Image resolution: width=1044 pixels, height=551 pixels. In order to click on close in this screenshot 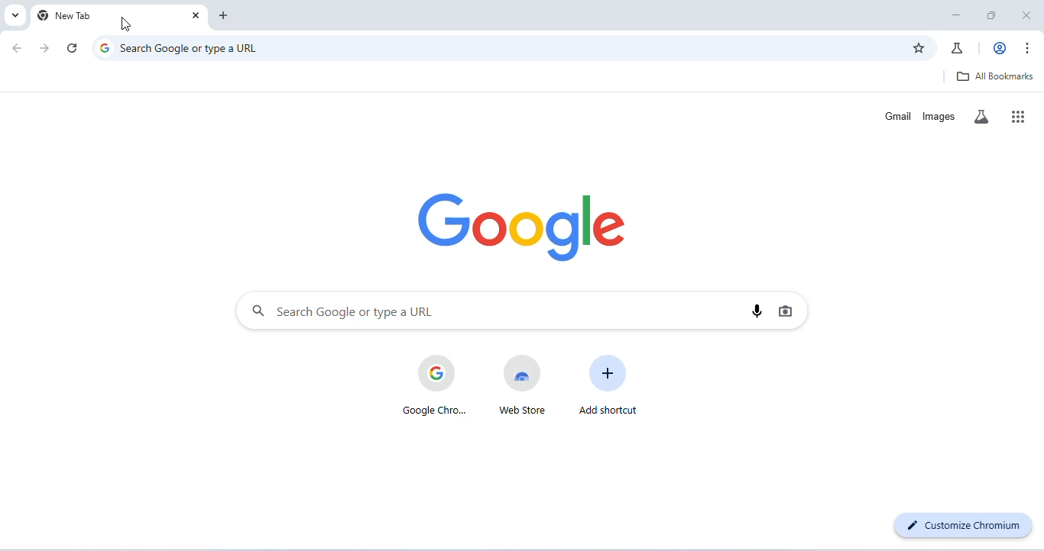, I will do `click(194, 17)`.